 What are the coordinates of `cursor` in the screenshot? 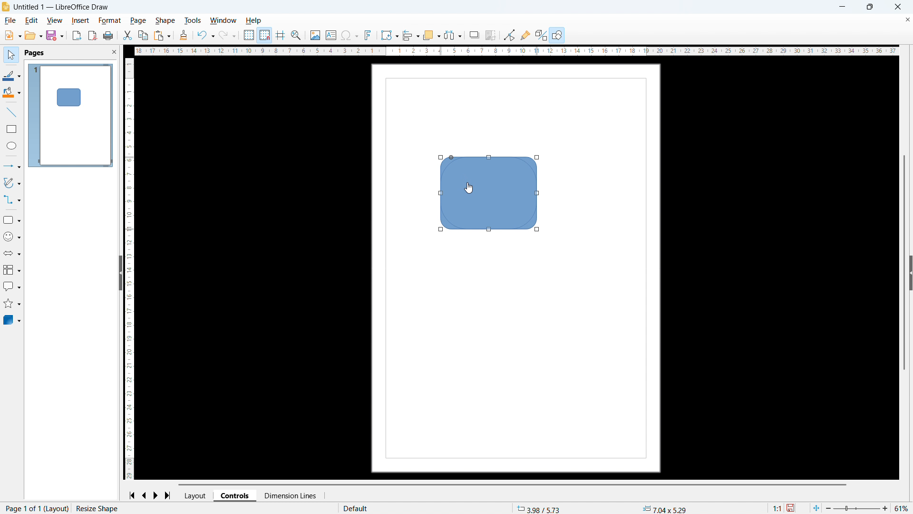 It's located at (470, 188).